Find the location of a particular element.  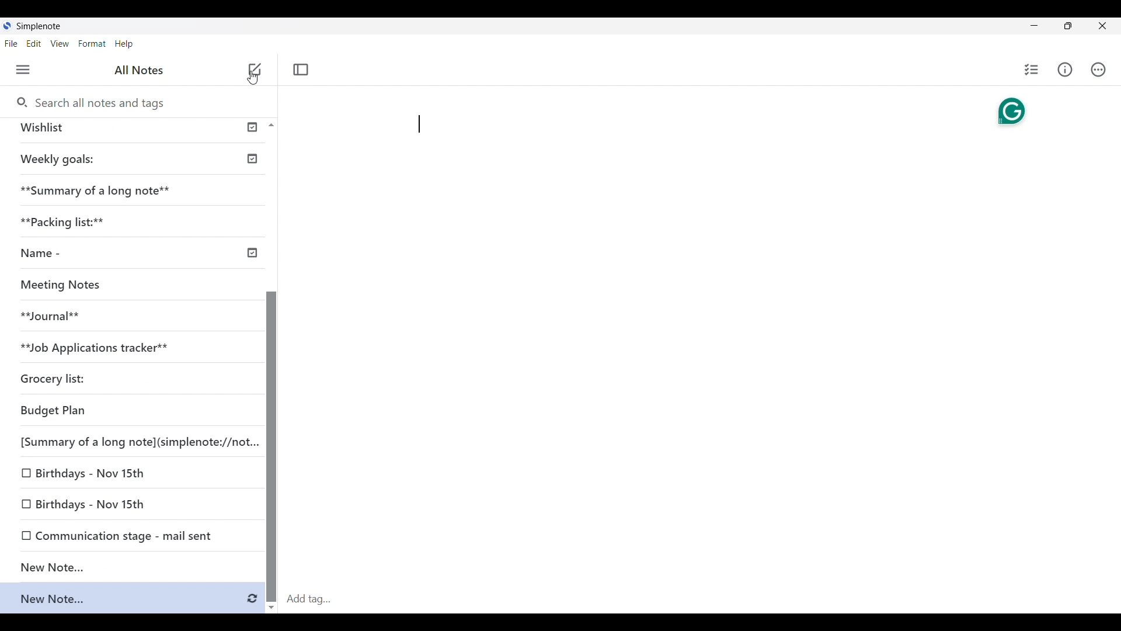

Search notes and tags is located at coordinates (96, 103).